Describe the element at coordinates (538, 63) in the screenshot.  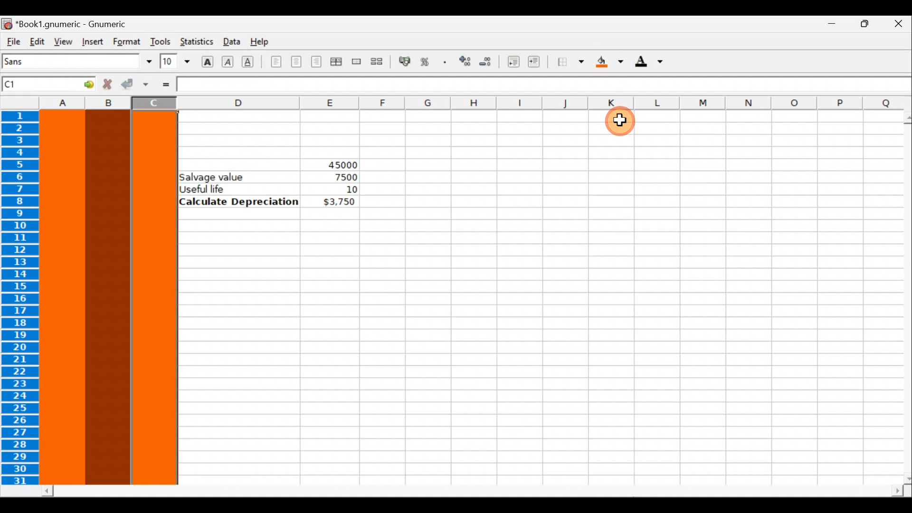
I see `Increase indent, align contents to the left` at that location.